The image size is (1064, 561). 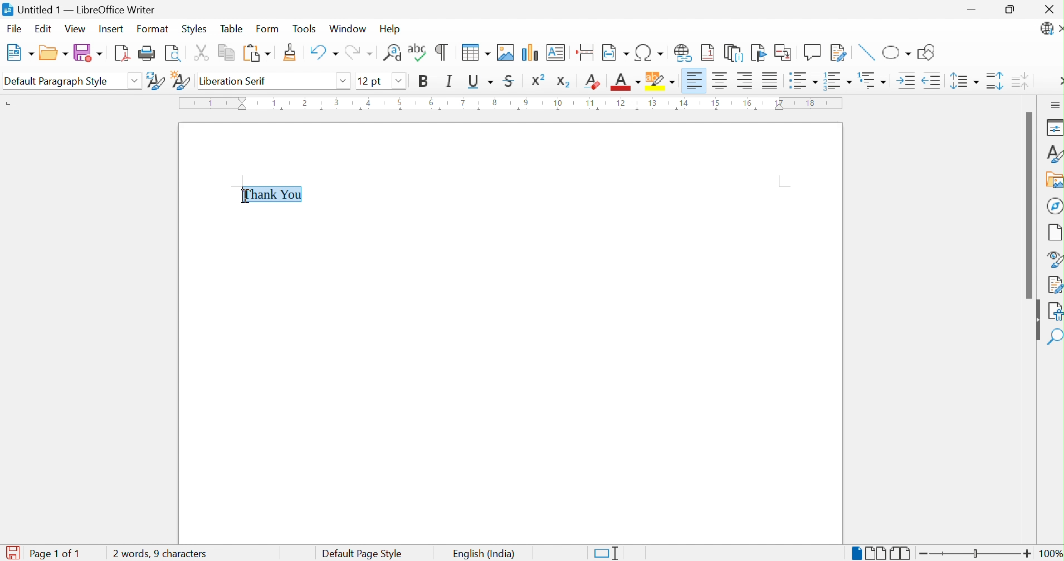 What do you see at coordinates (81, 9) in the screenshot?
I see `Untitled 1 - LibreOffice Writer ` at bounding box center [81, 9].